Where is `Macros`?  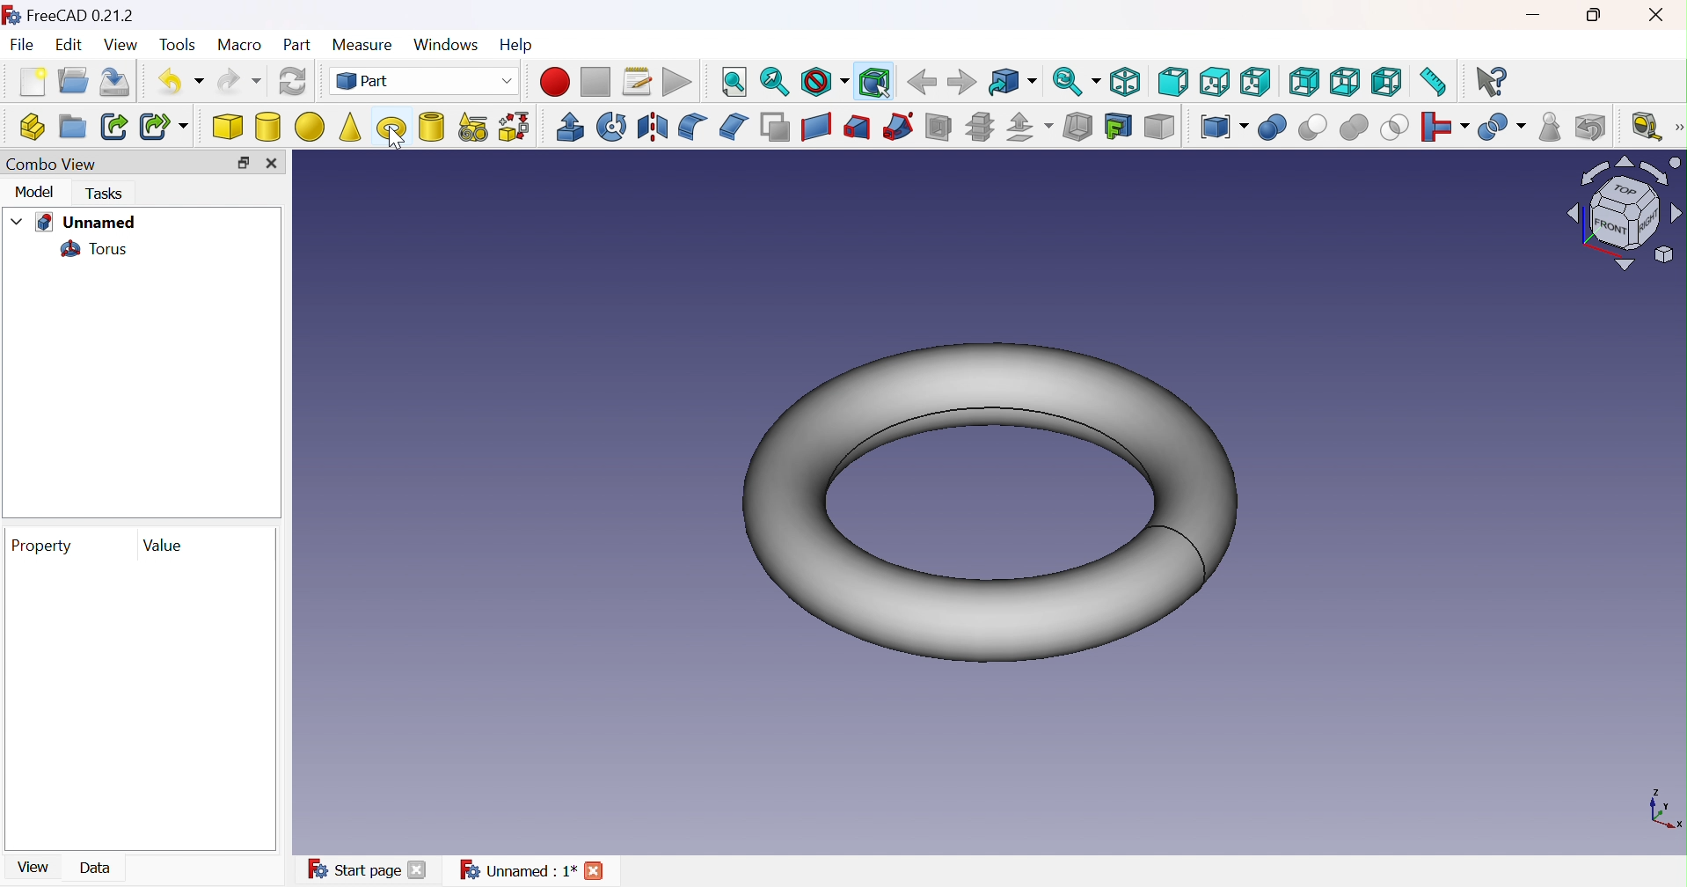 Macros is located at coordinates (638, 81).